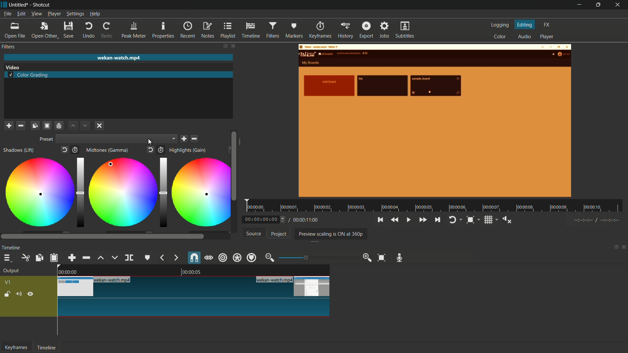  I want to click on color adjustment, so click(122, 191).